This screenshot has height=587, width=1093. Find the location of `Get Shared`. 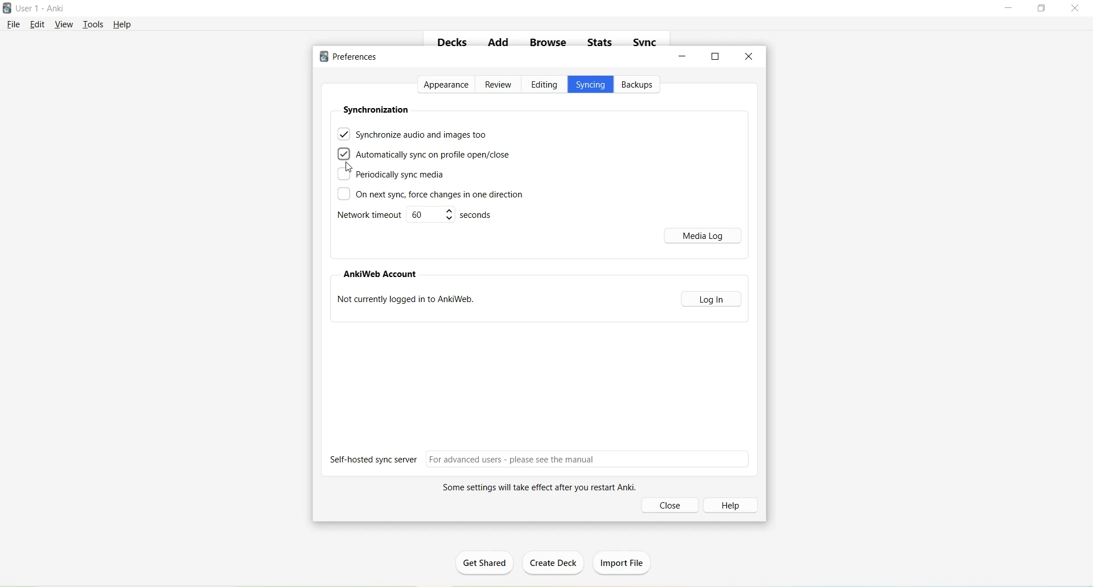

Get Shared is located at coordinates (489, 564).